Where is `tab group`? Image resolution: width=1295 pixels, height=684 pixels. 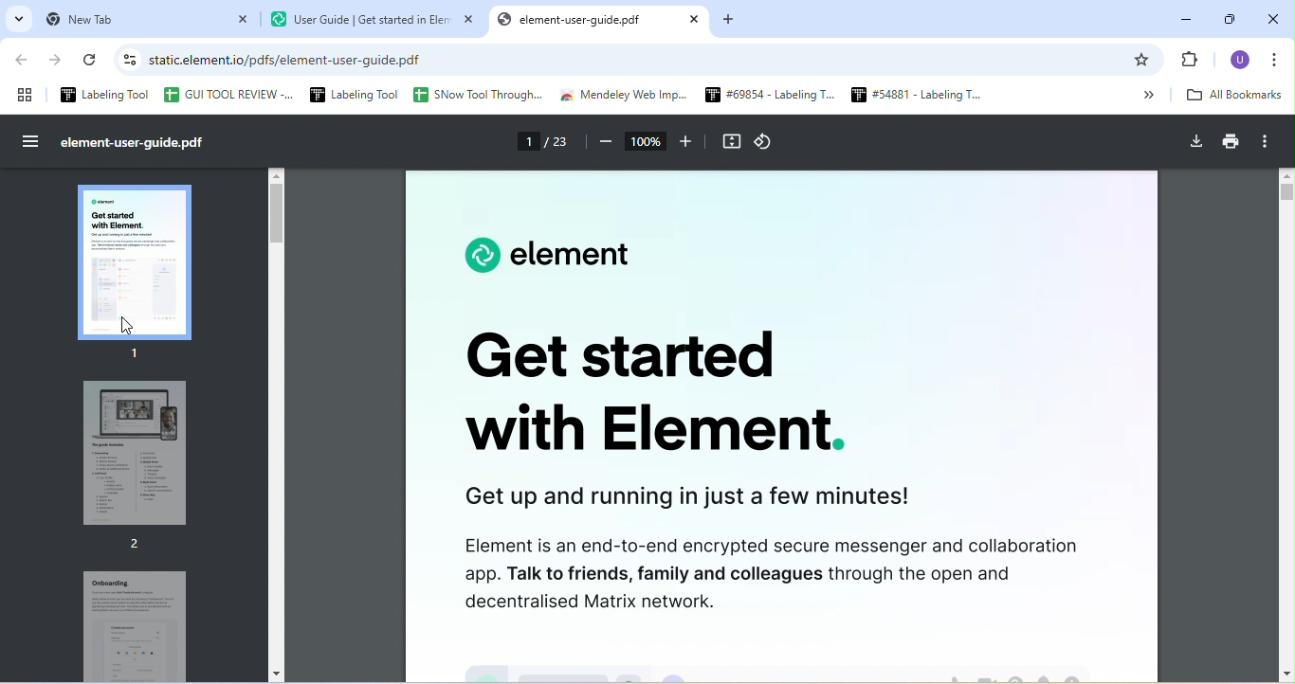 tab group is located at coordinates (26, 95).